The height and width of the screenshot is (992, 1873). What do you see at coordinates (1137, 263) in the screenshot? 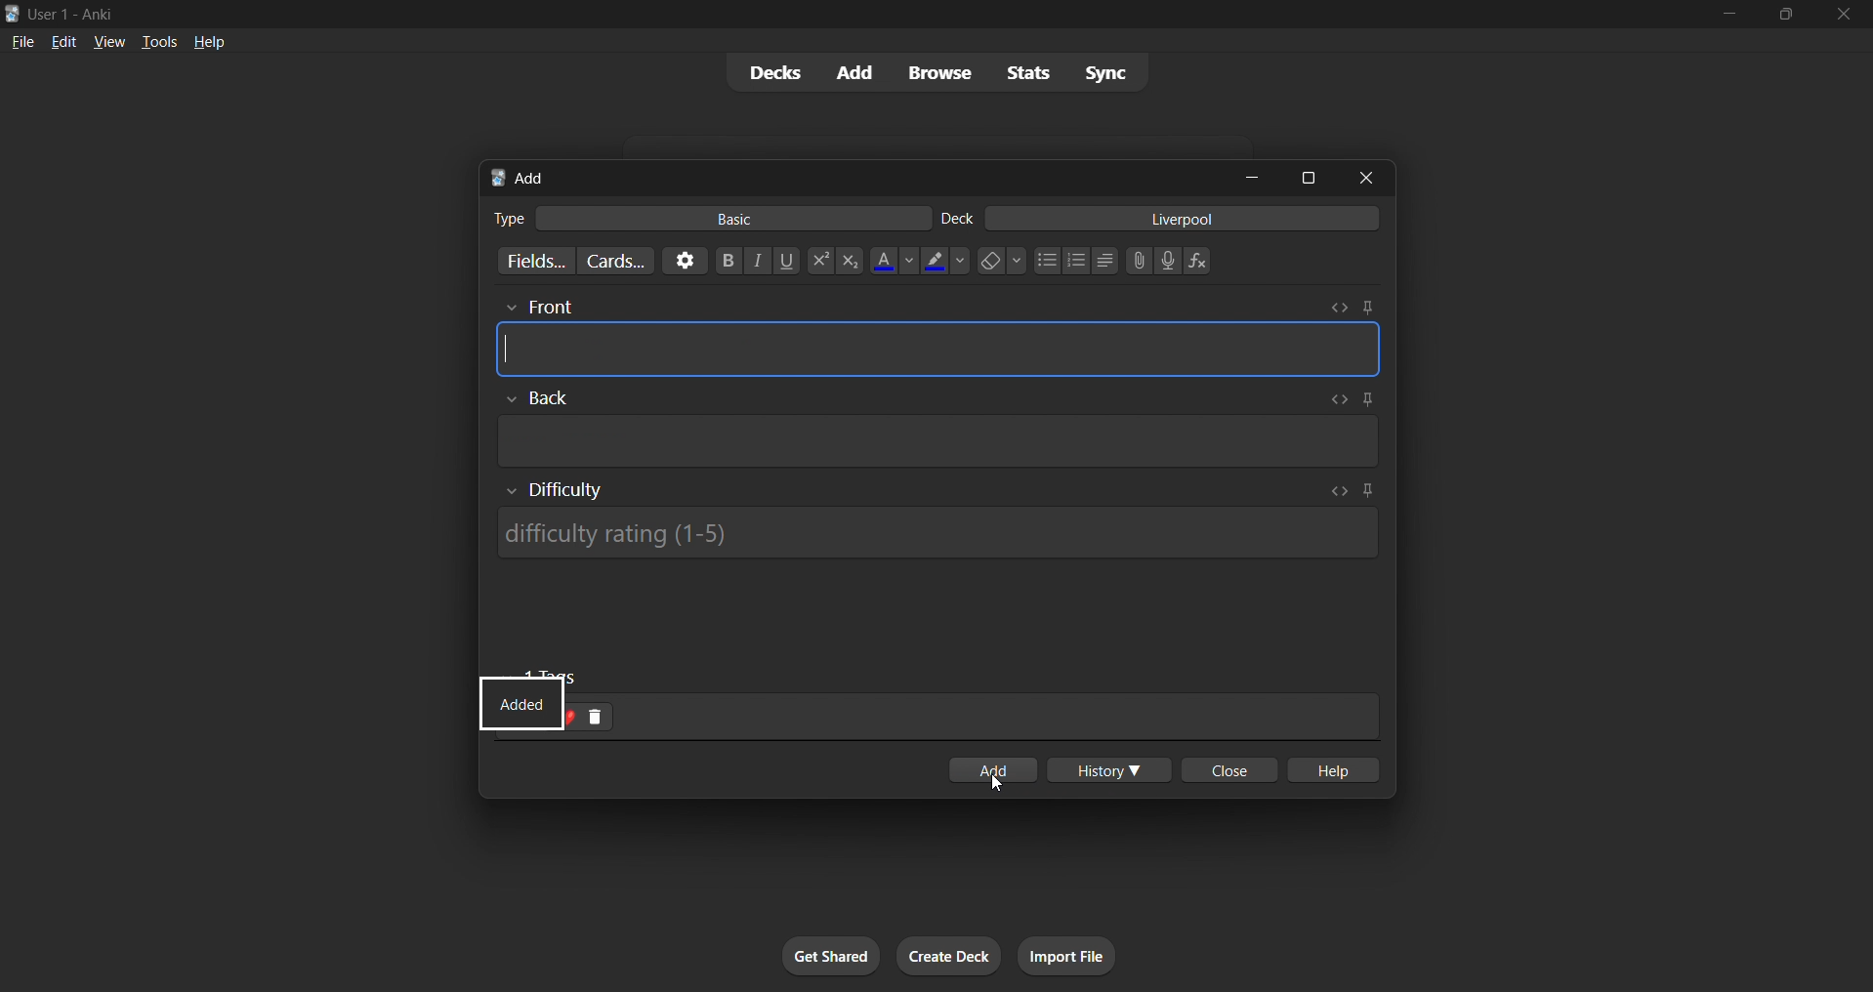
I see `link` at bounding box center [1137, 263].